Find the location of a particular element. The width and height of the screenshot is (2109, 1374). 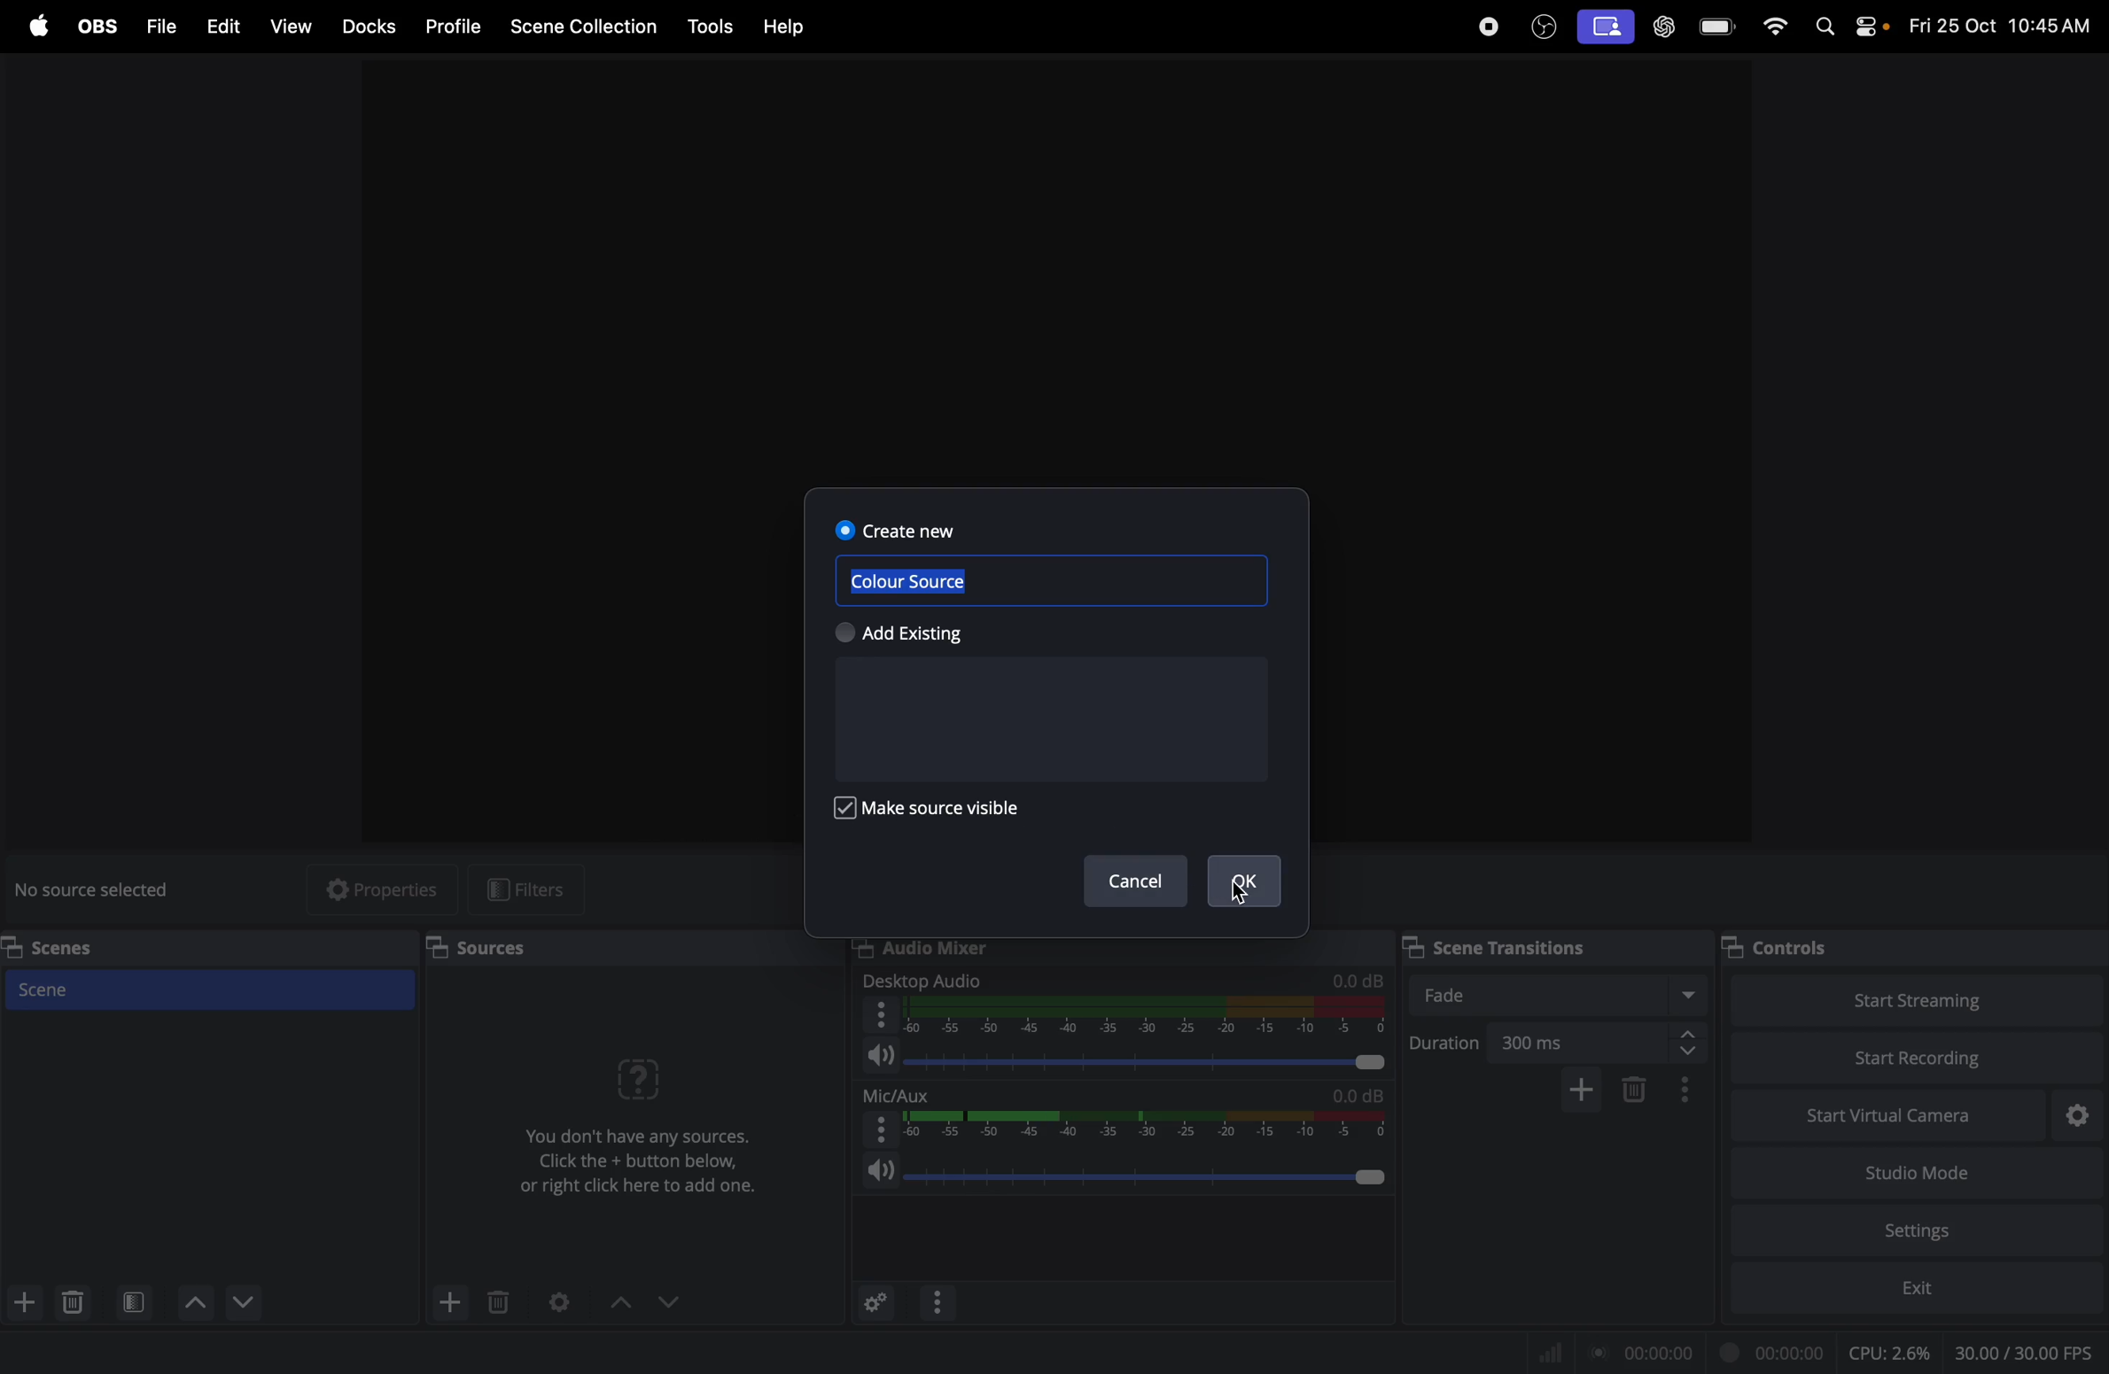

obs menu is located at coordinates (96, 24).